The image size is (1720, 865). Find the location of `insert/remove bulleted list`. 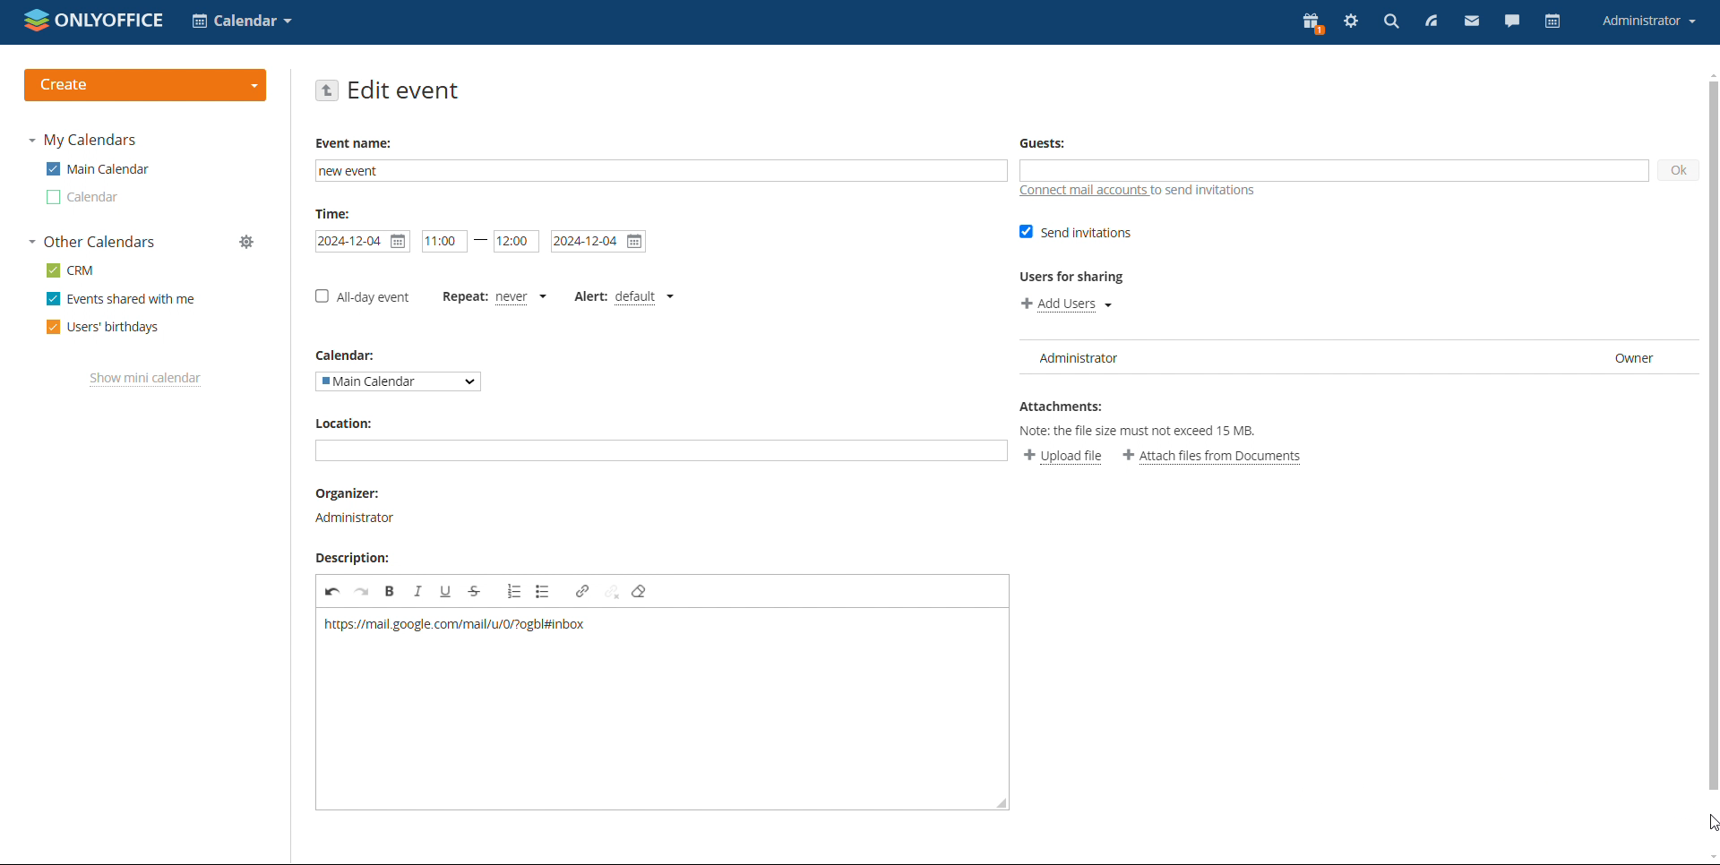

insert/remove bulleted list is located at coordinates (544, 591).